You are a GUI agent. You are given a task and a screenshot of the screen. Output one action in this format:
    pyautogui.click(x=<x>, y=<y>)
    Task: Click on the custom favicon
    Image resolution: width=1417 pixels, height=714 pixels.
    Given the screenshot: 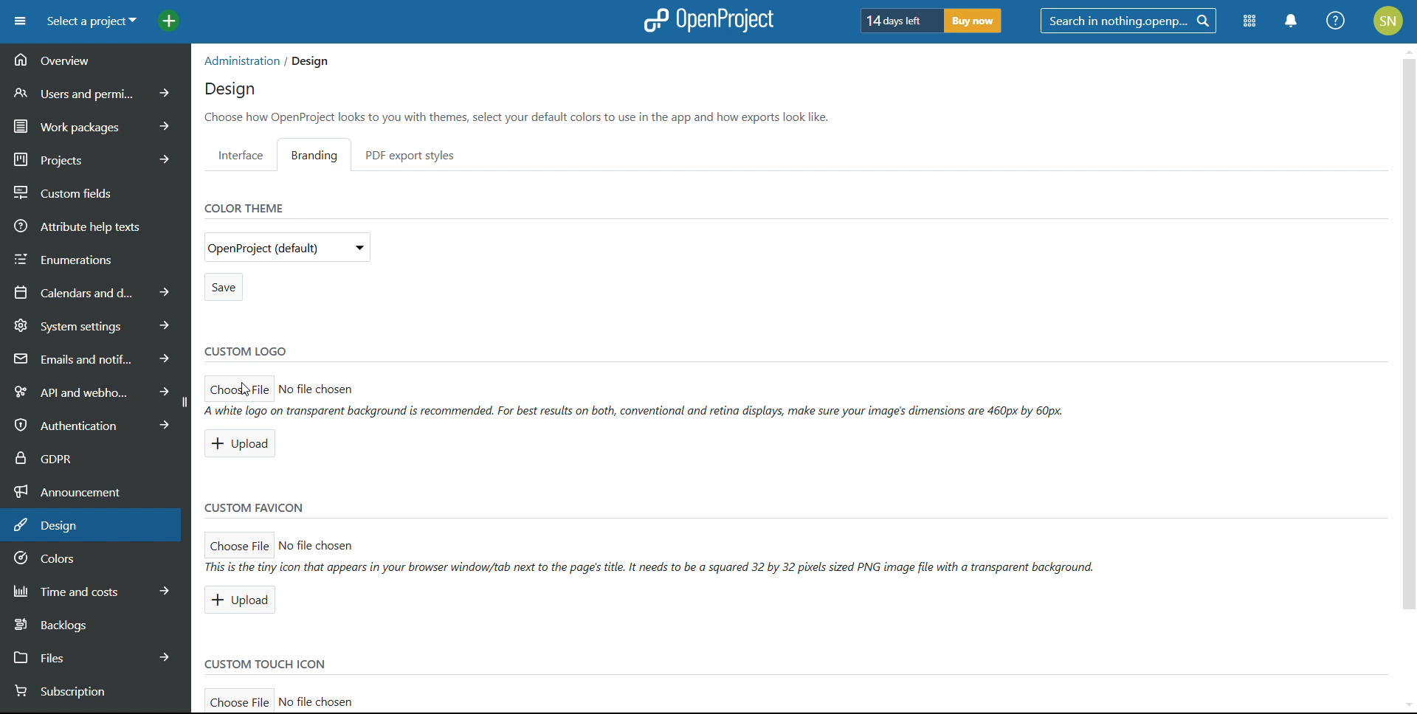 What is the action you would take?
    pyautogui.click(x=255, y=507)
    